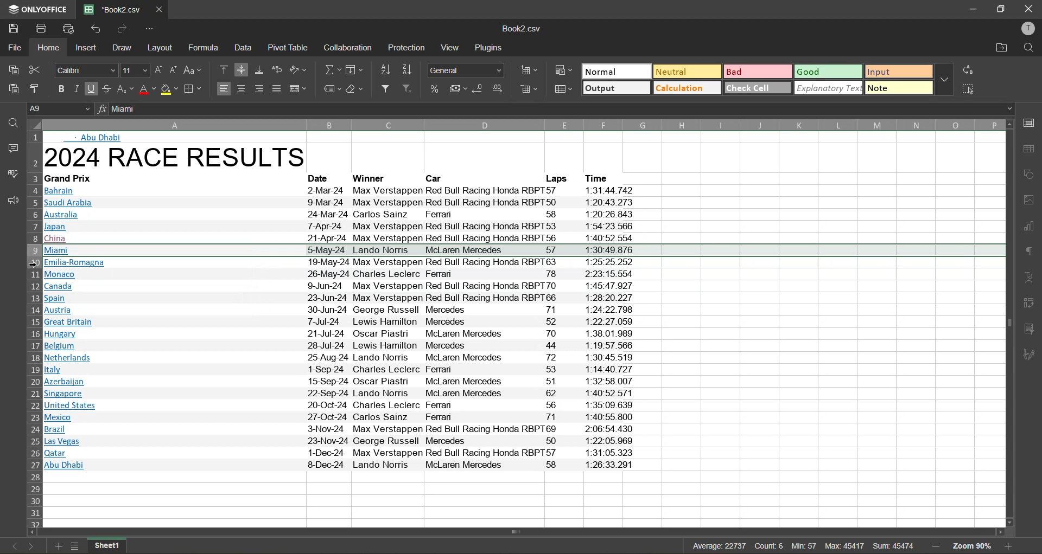 The width and height of the screenshot is (1042, 554). I want to click on Australia 24-Mar-24 Carlos Sainz ~~ Feman 58 1:20:26.843, so click(341, 216).